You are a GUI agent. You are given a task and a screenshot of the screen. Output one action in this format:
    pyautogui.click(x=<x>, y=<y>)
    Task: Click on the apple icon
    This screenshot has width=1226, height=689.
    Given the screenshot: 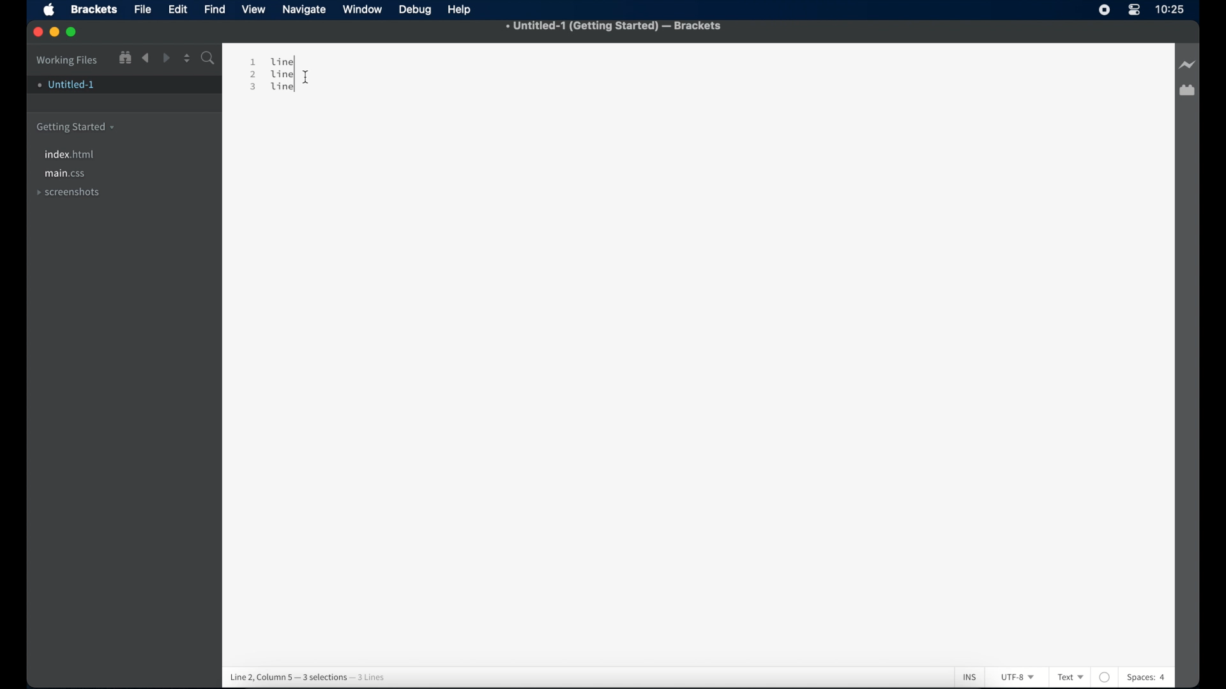 What is the action you would take?
    pyautogui.click(x=49, y=10)
    